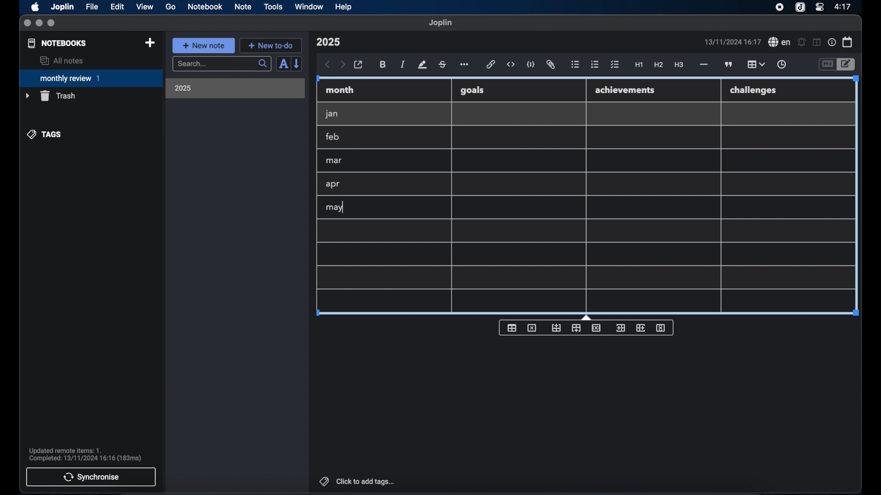 The width and height of the screenshot is (881, 495). Describe the element at coordinates (91, 477) in the screenshot. I see `synchronise` at that location.